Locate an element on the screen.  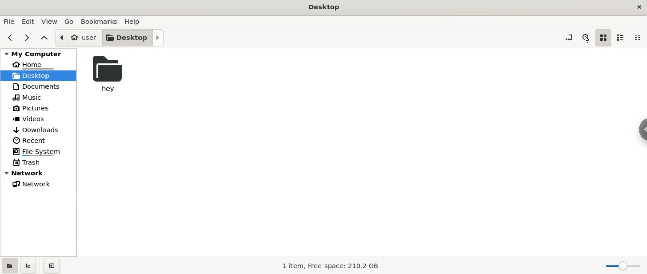
show places is located at coordinates (9, 265).